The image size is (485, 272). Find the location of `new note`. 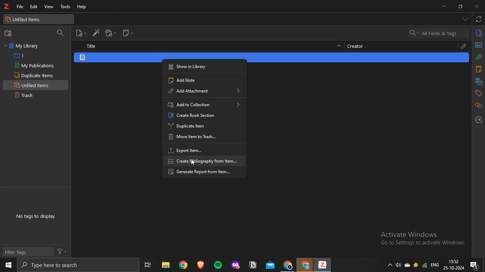

new note is located at coordinates (128, 33).